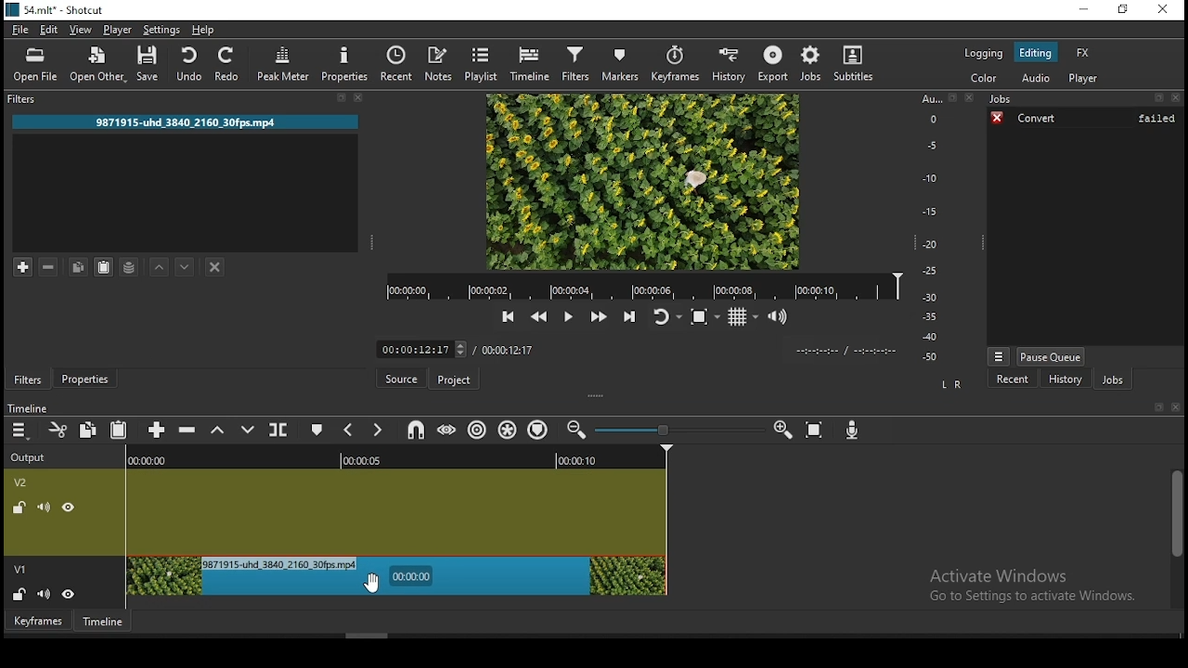  Describe the element at coordinates (161, 31) in the screenshot. I see `settings` at that location.